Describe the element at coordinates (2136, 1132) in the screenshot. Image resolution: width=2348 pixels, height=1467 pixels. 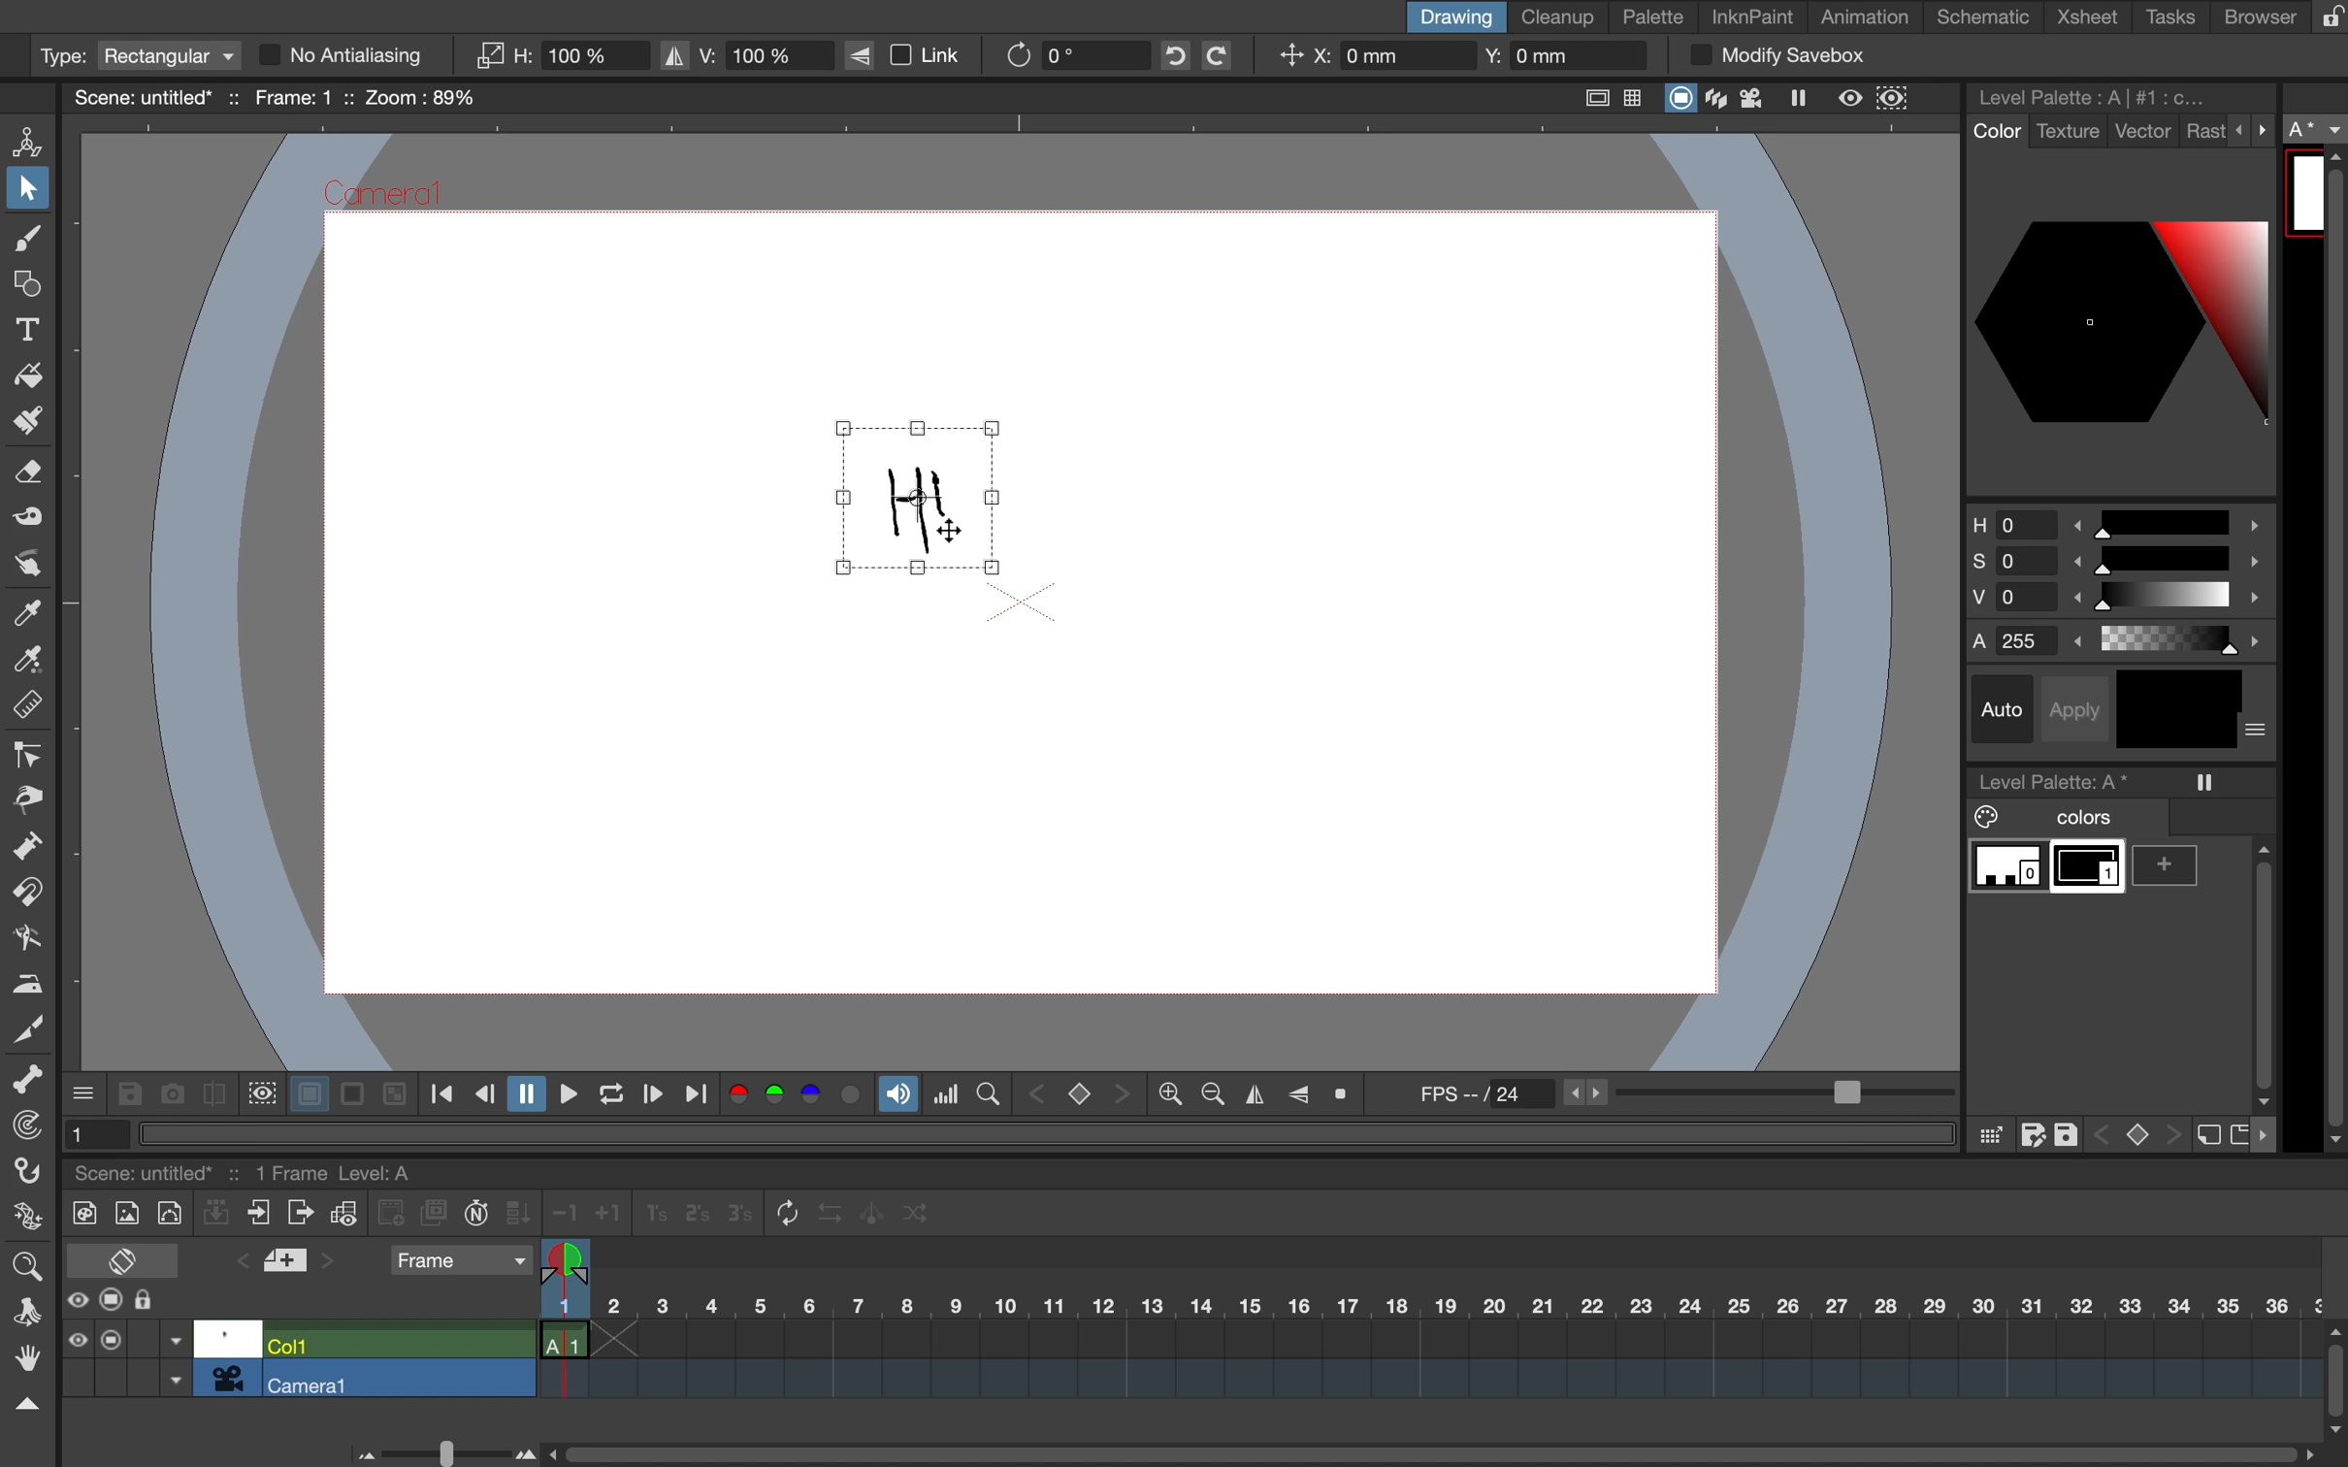
I see `switch between keys` at that location.